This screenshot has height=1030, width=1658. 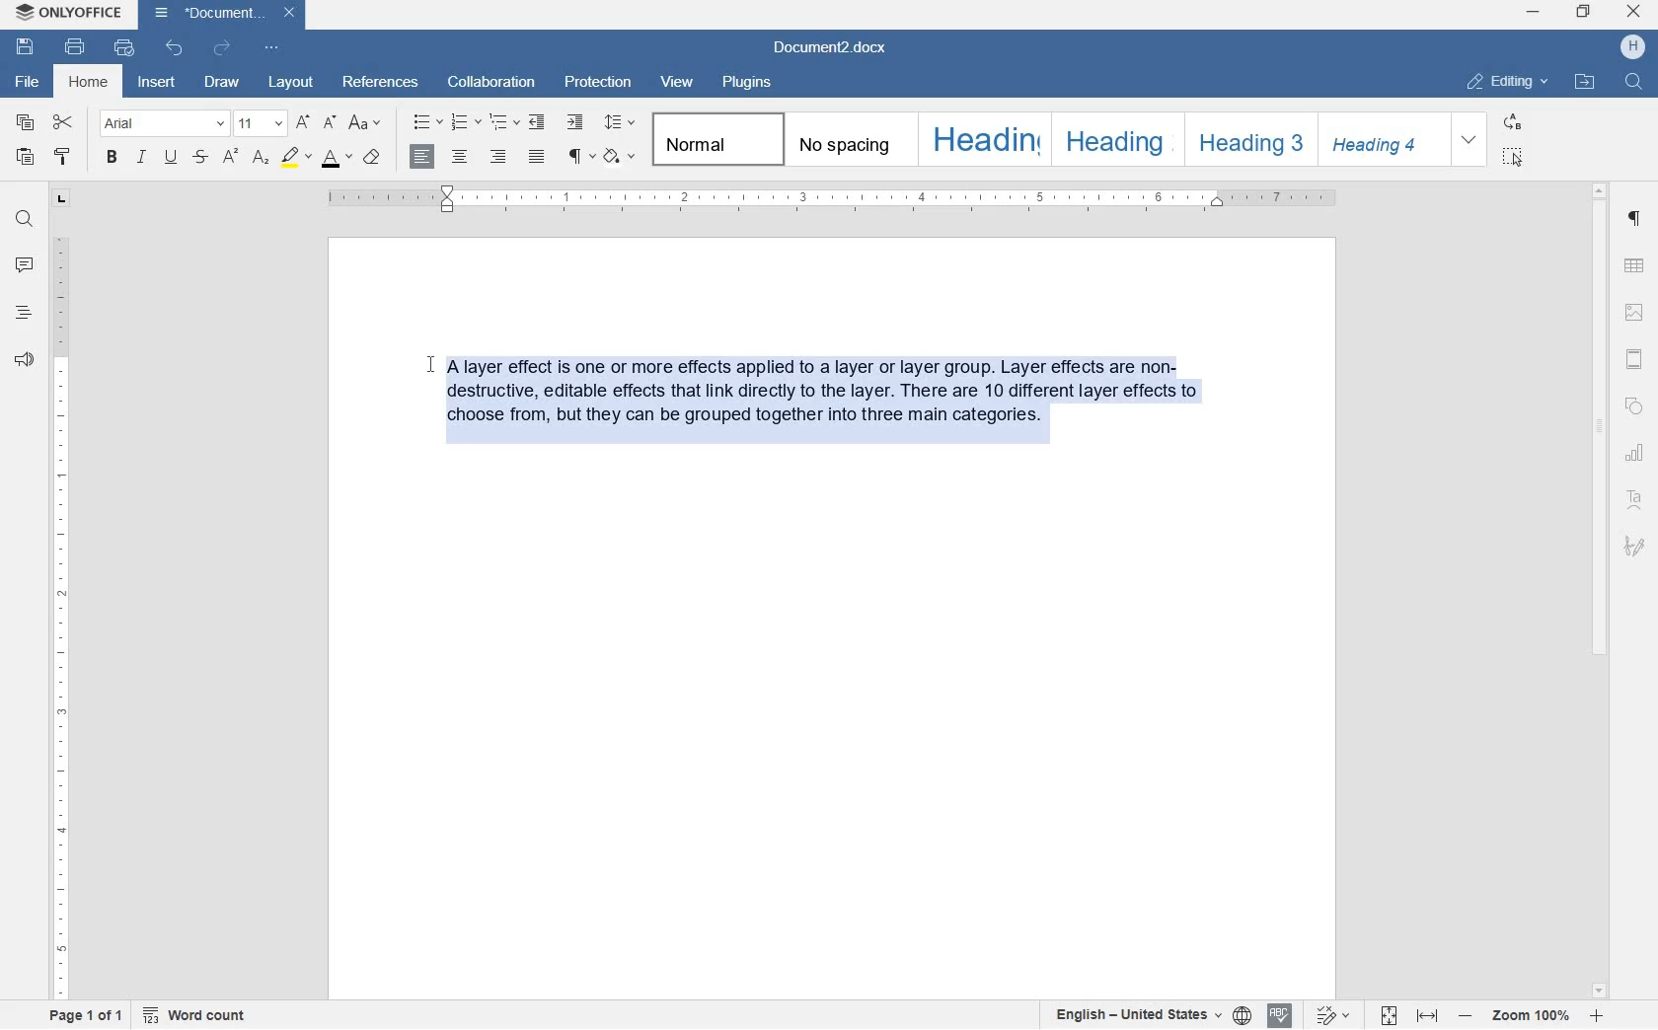 What do you see at coordinates (1515, 123) in the screenshot?
I see `replace` at bounding box center [1515, 123].